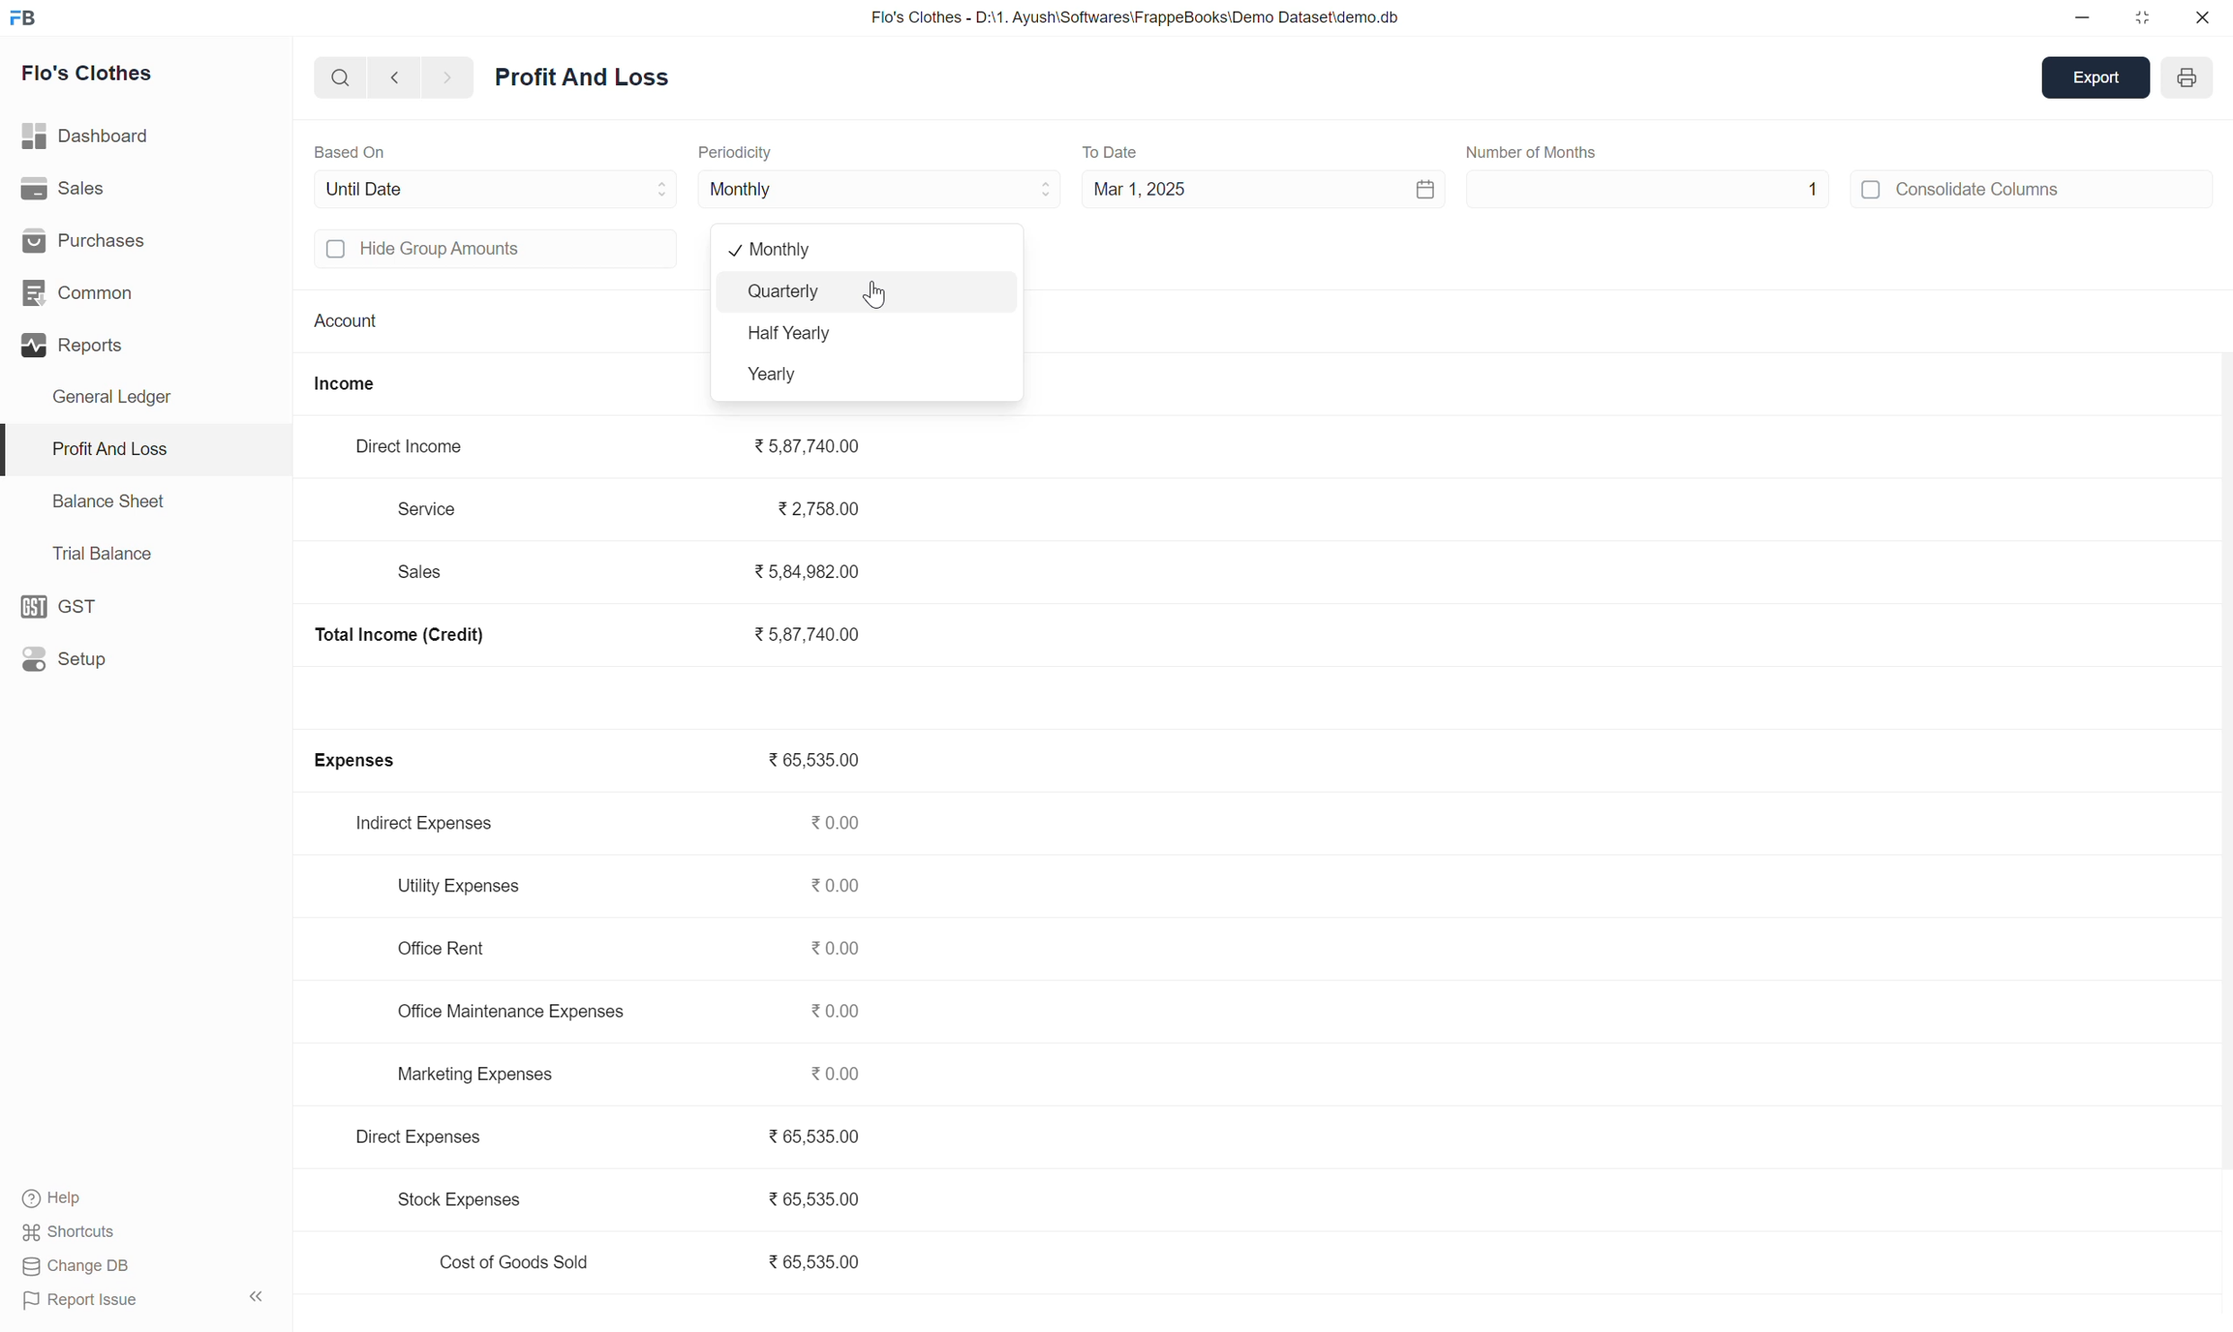 The image size is (2233, 1332). What do you see at coordinates (441, 508) in the screenshot?
I see `Service` at bounding box center [441, 508].